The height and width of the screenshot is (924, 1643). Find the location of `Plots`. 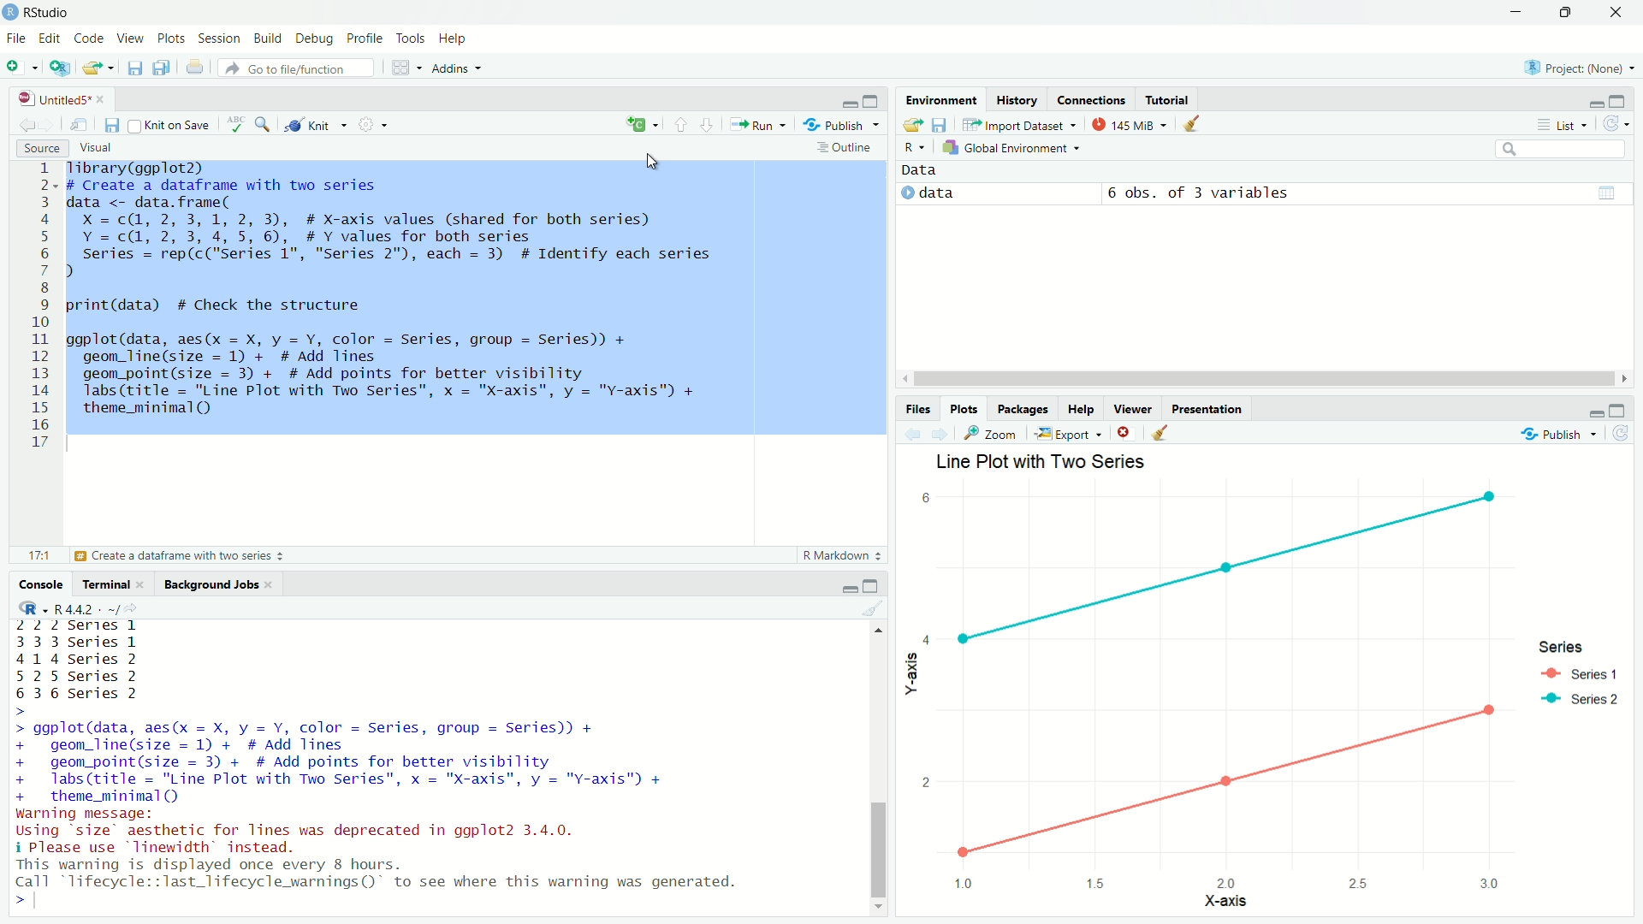

Plots is located at coordinates (967, 410).